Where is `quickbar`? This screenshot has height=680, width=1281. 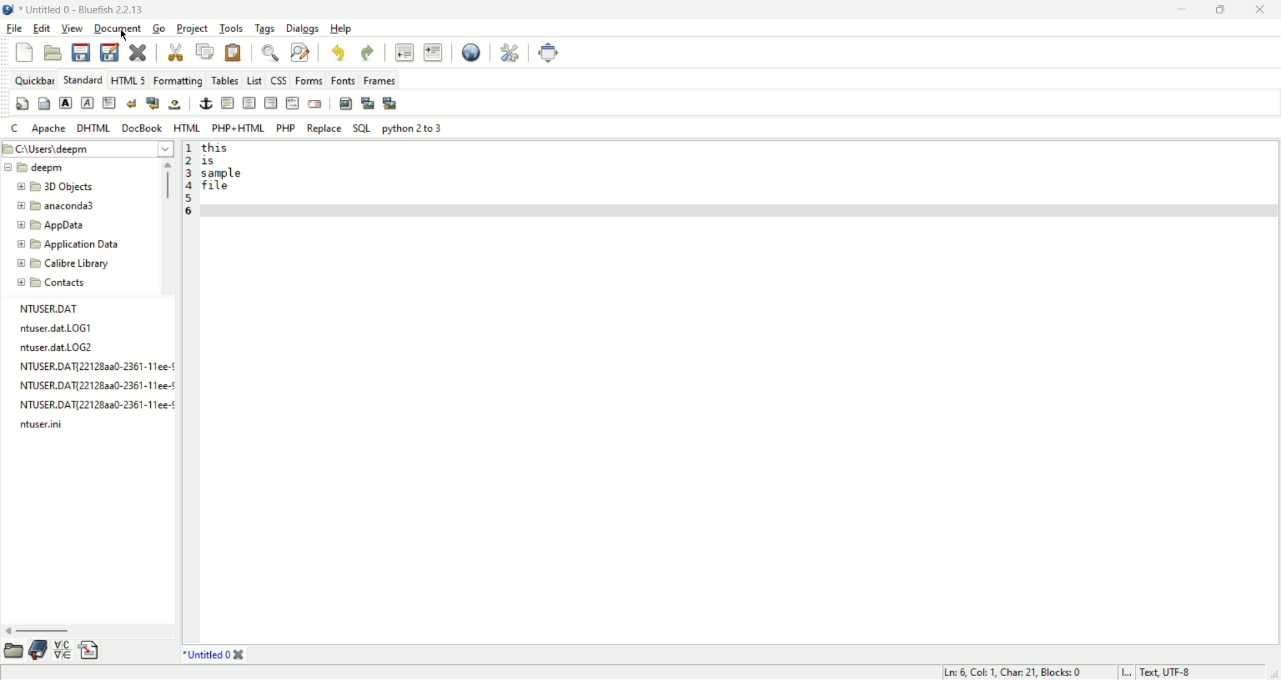 quickbar is located at coordinates (37, 81).